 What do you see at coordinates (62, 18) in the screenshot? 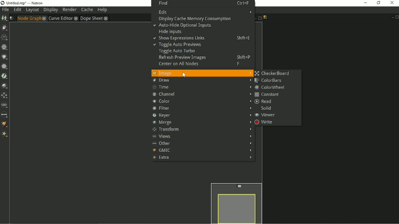
I see `Curve Editor` at bounding box center [62, 18].